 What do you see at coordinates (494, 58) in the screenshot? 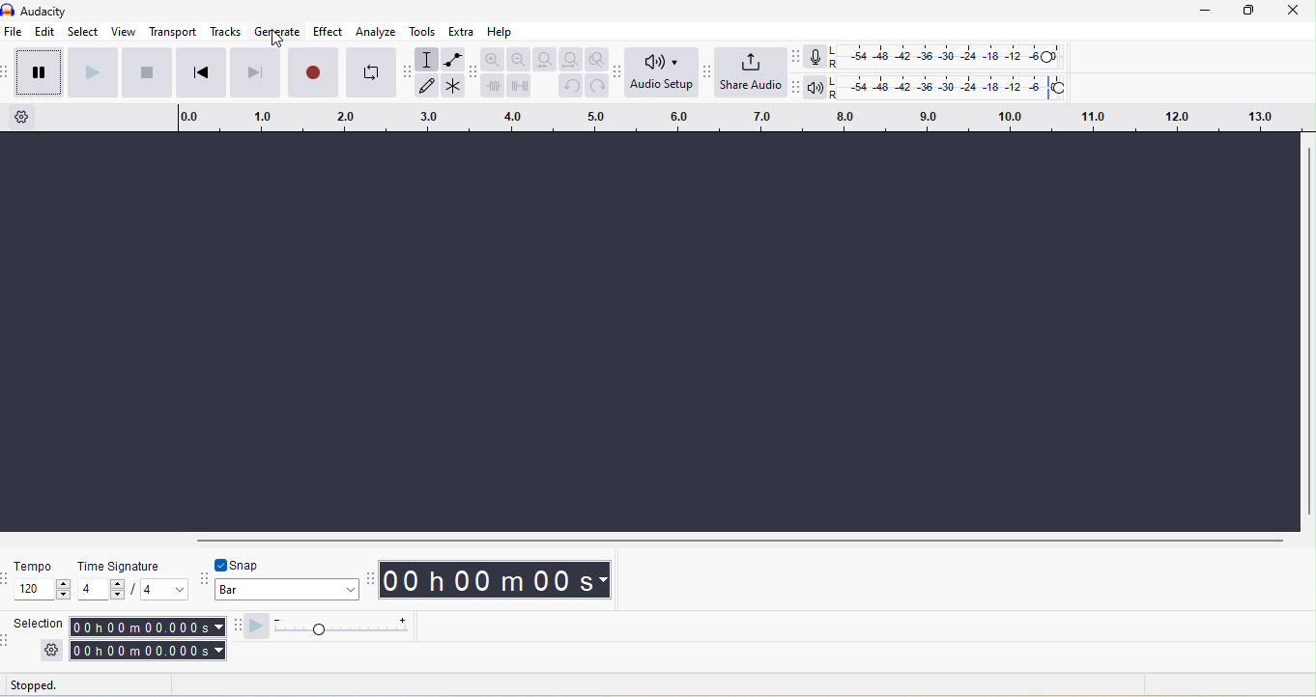
I see `zoom in ` at bounding box center [494, 58].